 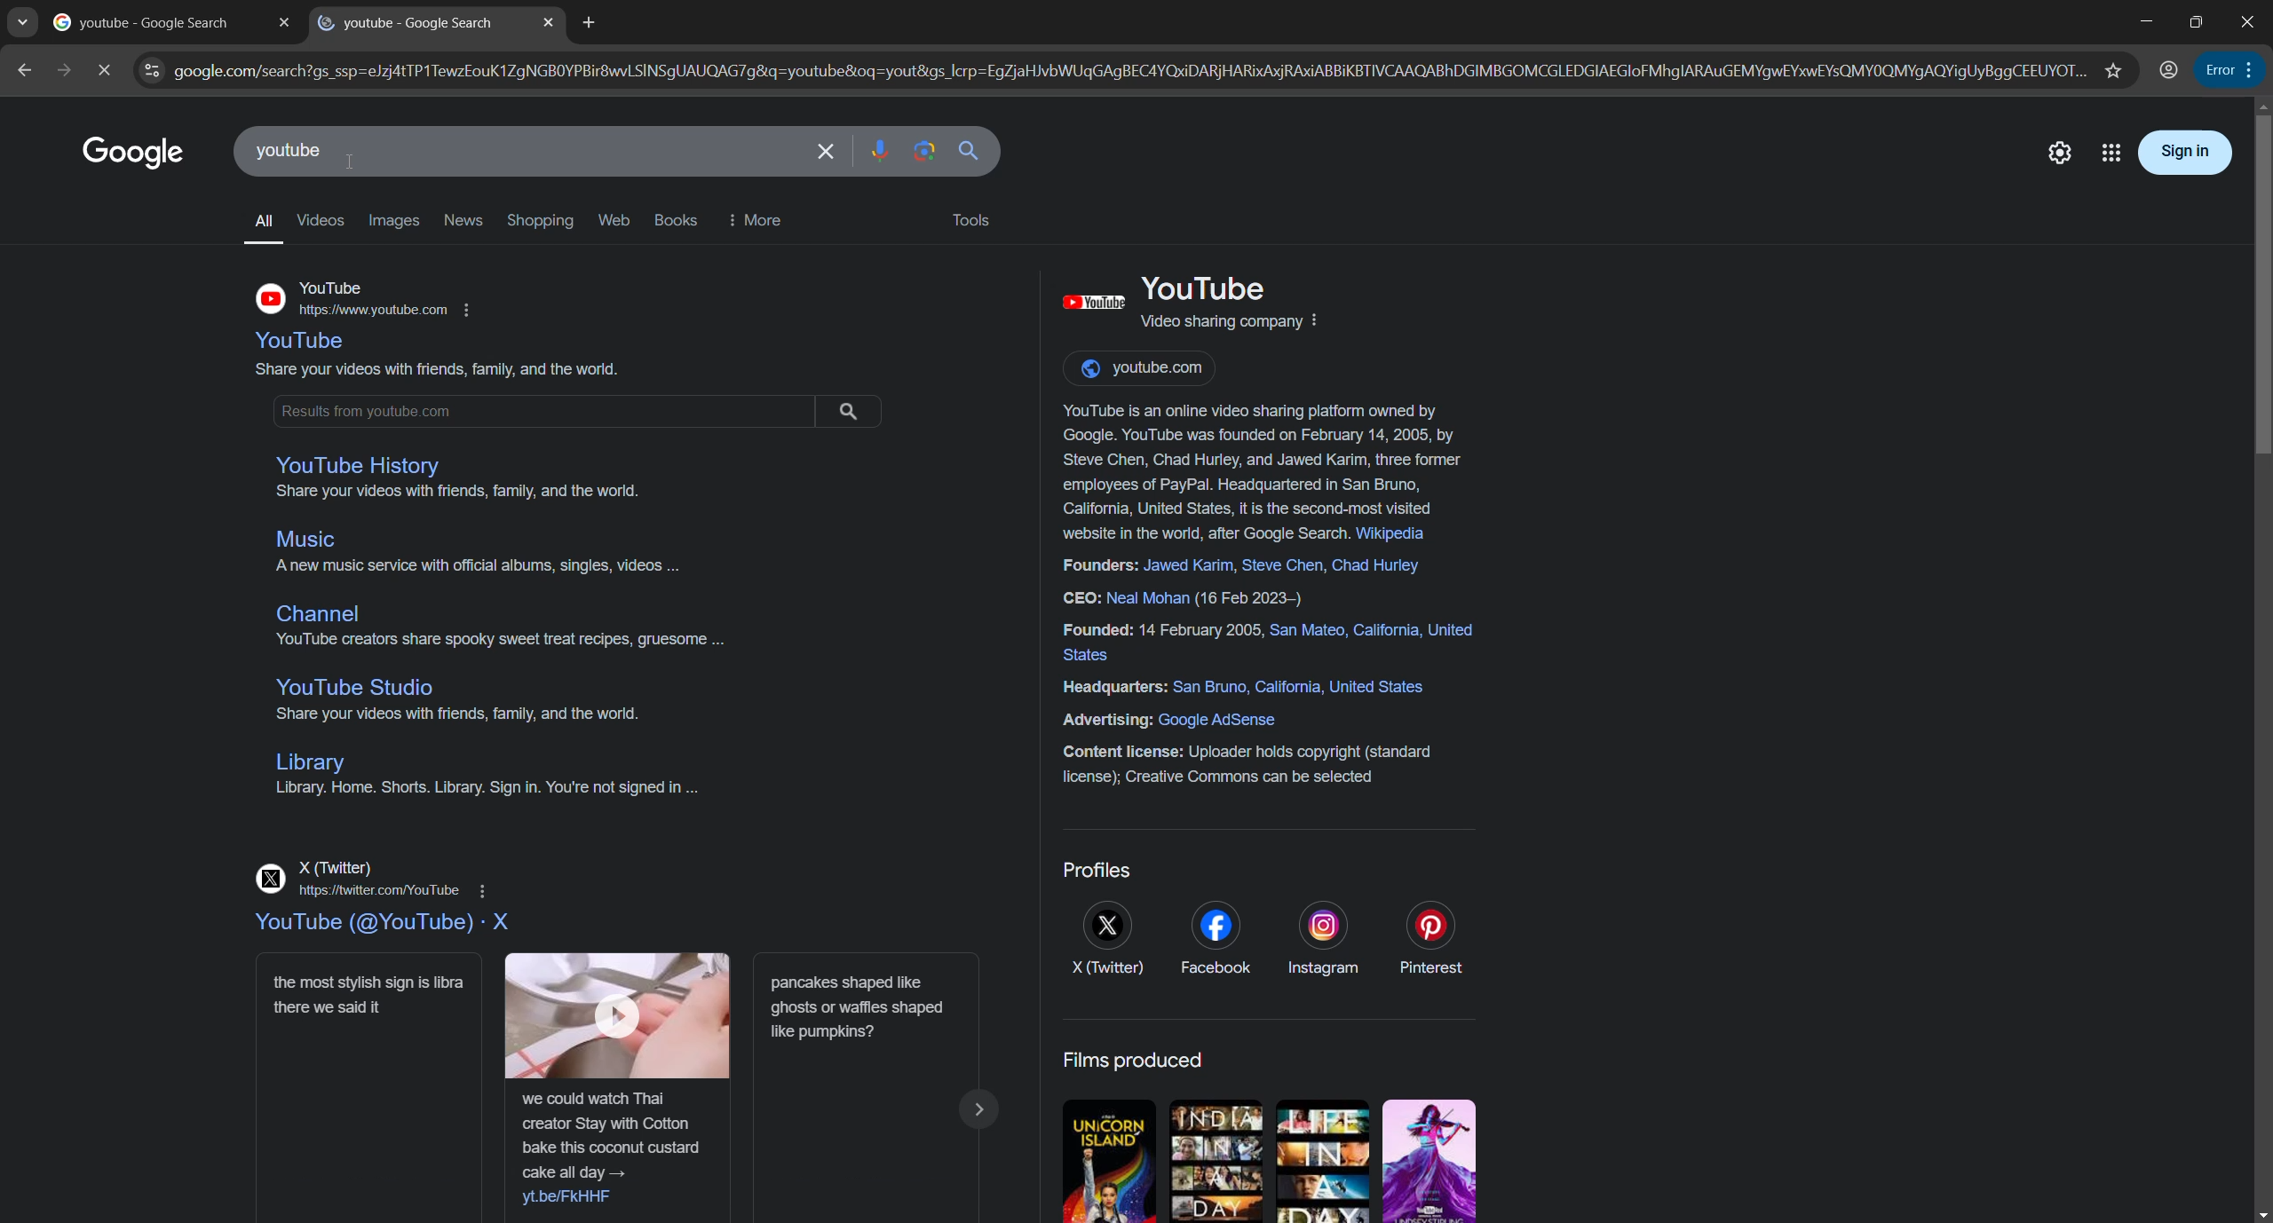 What do you see at coordinates (392, 221) in the screenshot?
I see `images` at bounding box center [392, 221].